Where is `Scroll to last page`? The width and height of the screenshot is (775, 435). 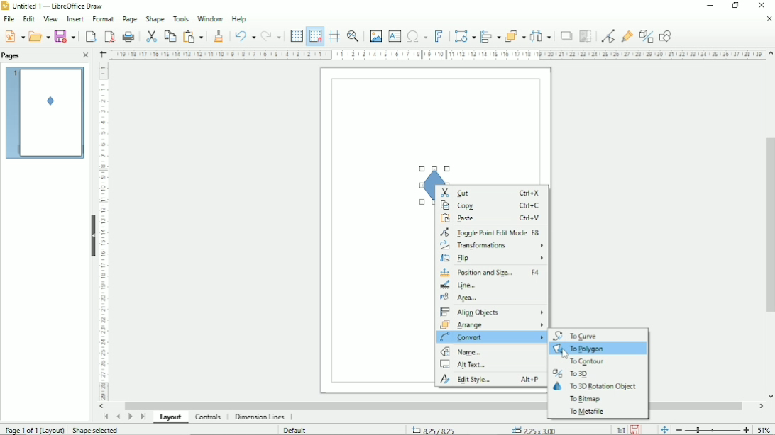 Scroll to last page is located at coordinates (142, 418).